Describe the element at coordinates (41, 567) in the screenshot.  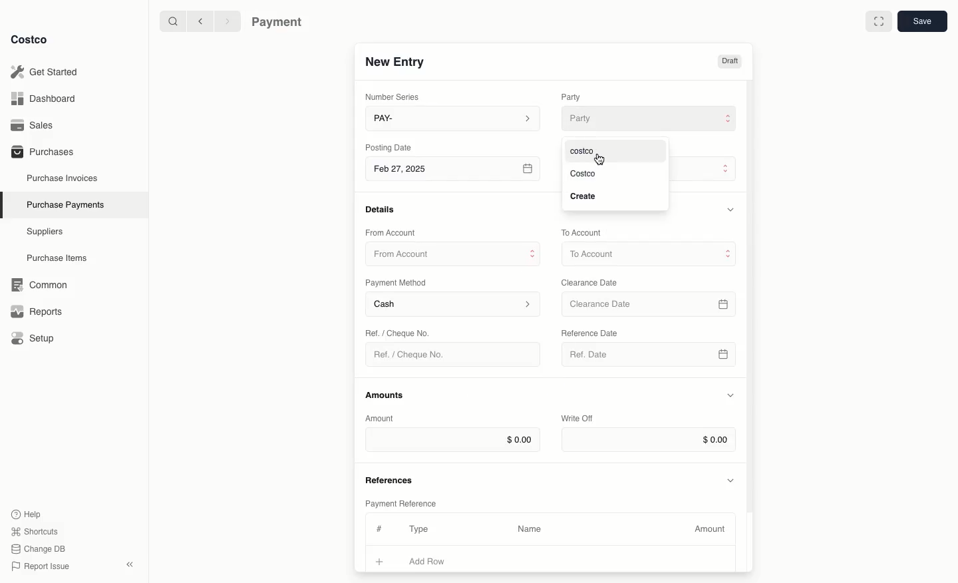
I see `Report Issue` at that location.